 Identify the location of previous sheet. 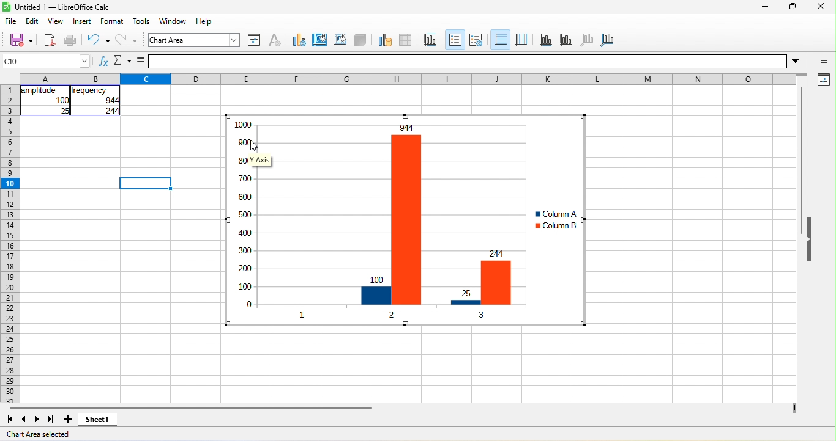
(21, 420).